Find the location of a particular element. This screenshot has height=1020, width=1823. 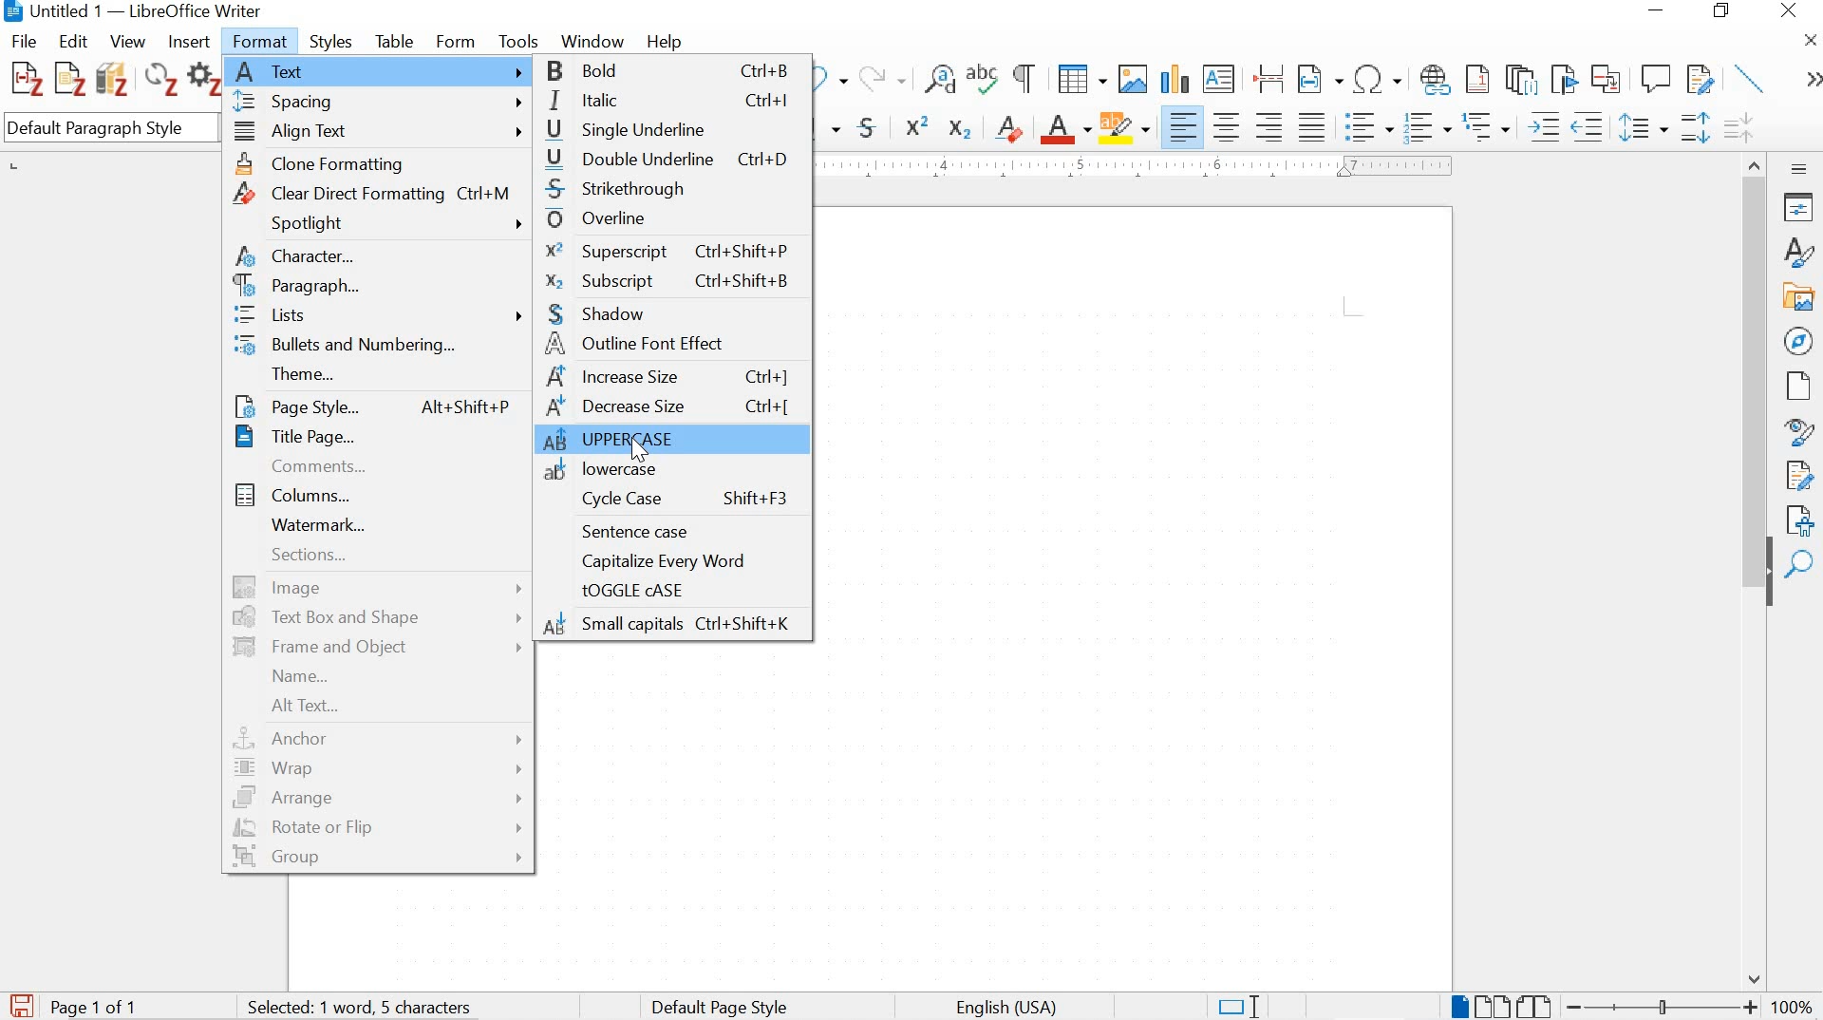

single underline is located at coordinates (674, 129).